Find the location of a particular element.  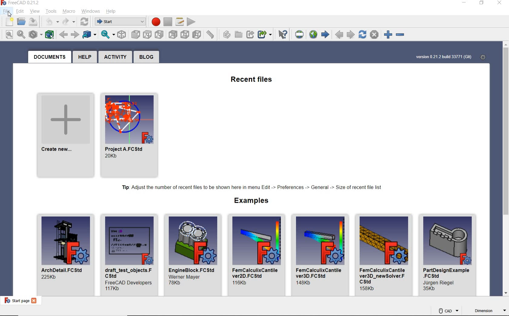

MEASURE DISTANCE is located at coordinates (211, 34).